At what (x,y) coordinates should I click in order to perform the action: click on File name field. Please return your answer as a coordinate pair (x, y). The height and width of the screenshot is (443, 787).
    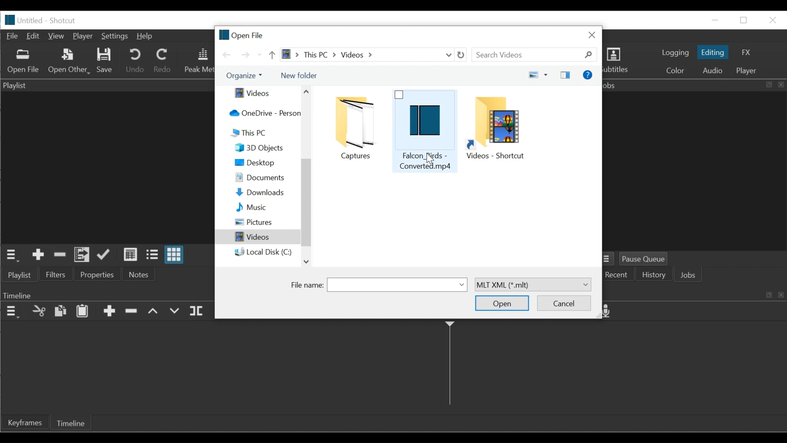
    Looking at the image, I should click on (397, 285).